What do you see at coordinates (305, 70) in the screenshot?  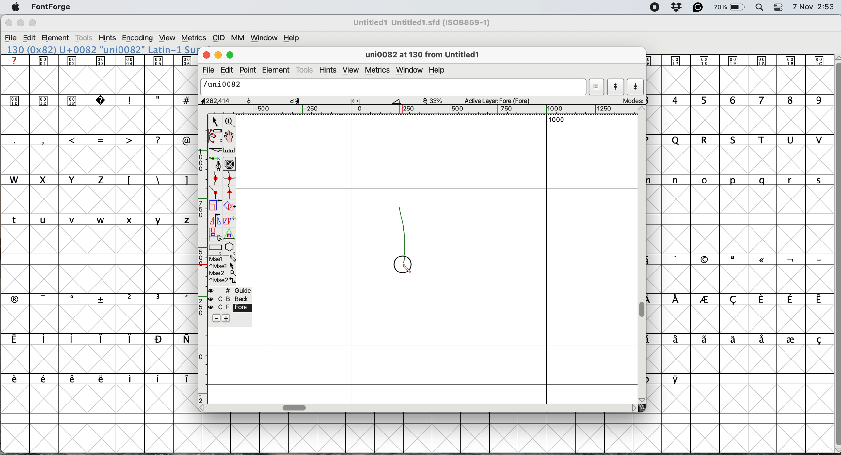 I see `tools` at bounding box center [305, 70].